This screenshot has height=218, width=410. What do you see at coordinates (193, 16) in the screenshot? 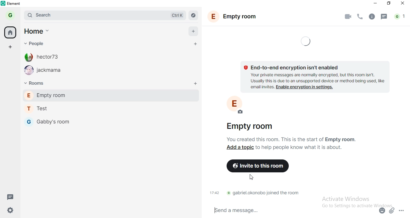
I see `navigate` at bounding box center [193, 16].